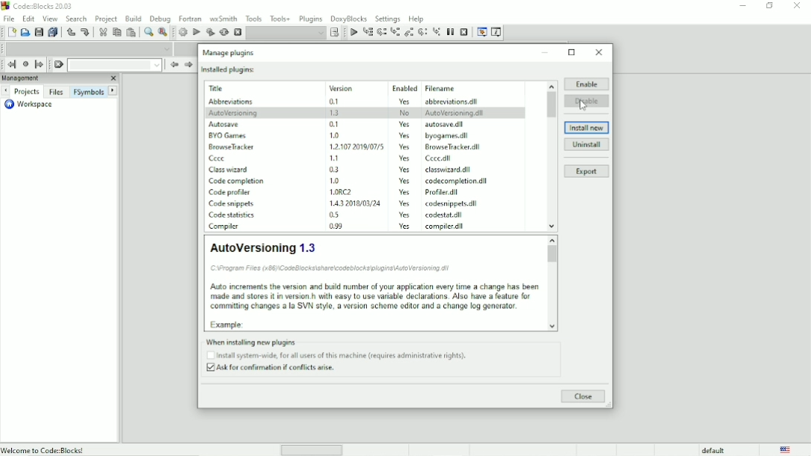  What do you see at coordinates (219, 88) in the screenshot?
I see `Title` at bounding box center [219, 88].